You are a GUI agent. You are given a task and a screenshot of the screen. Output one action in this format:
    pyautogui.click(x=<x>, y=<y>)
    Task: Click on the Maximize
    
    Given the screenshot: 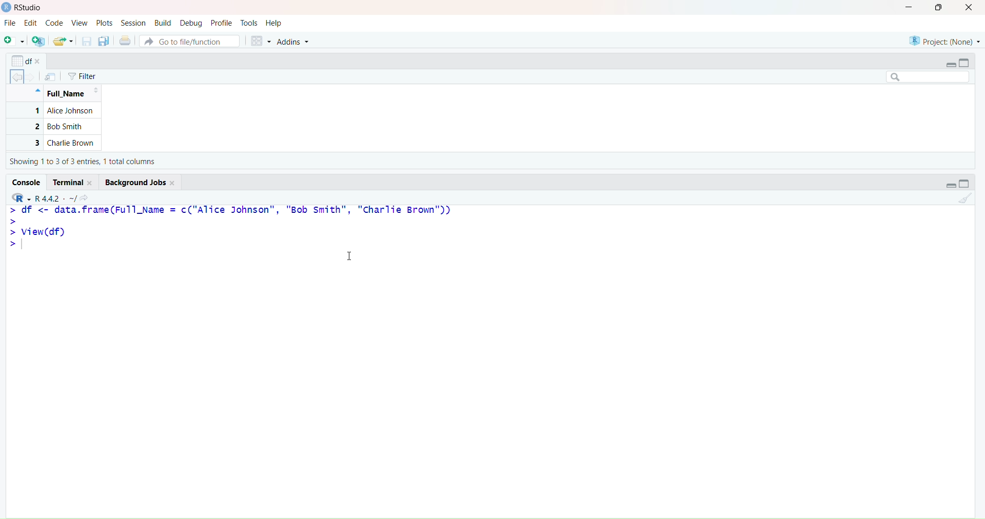 What is the action you would take?
    pyautogui.click(x=939, y=9)
    